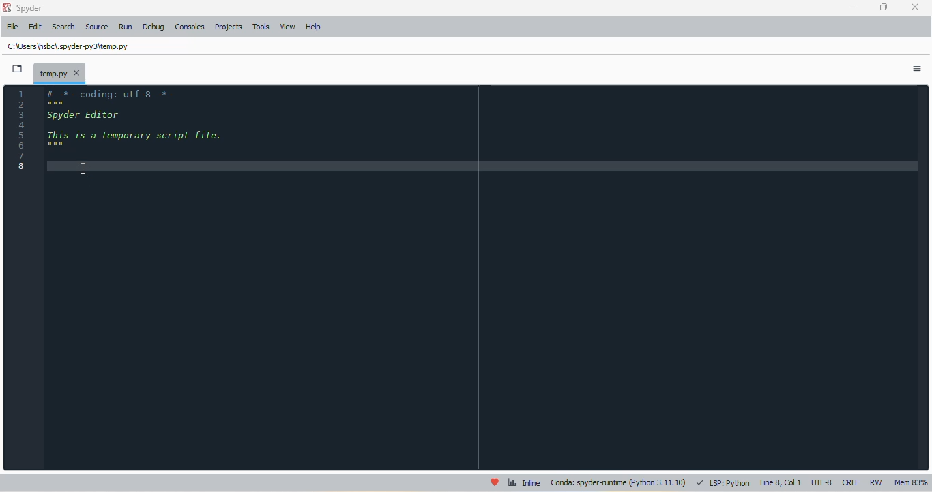 This screenshot has width=932, height=492. What do you see at coordinates (878, 482) in the screenshot?
I see `RW` at bounding box center [878, 482].